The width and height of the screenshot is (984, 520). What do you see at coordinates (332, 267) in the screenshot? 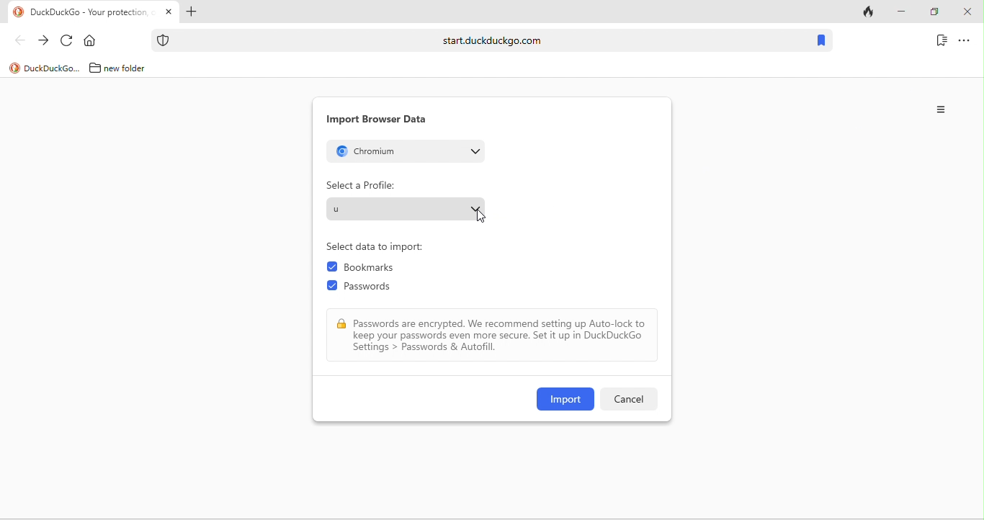
I see `checked checkbox` at bounding box center [332, 267].